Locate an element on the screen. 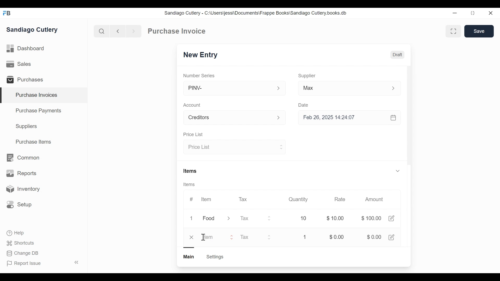 The image size is (500, 281). Sandiago Cutlery is located at coordinates (33, 30).